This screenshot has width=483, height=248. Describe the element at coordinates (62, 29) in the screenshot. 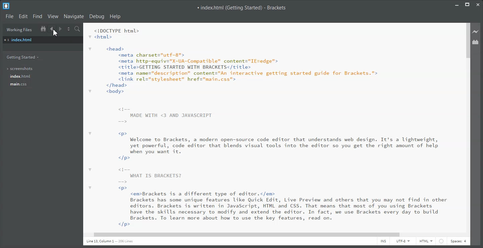

I see `Navigate Forward` at that location.